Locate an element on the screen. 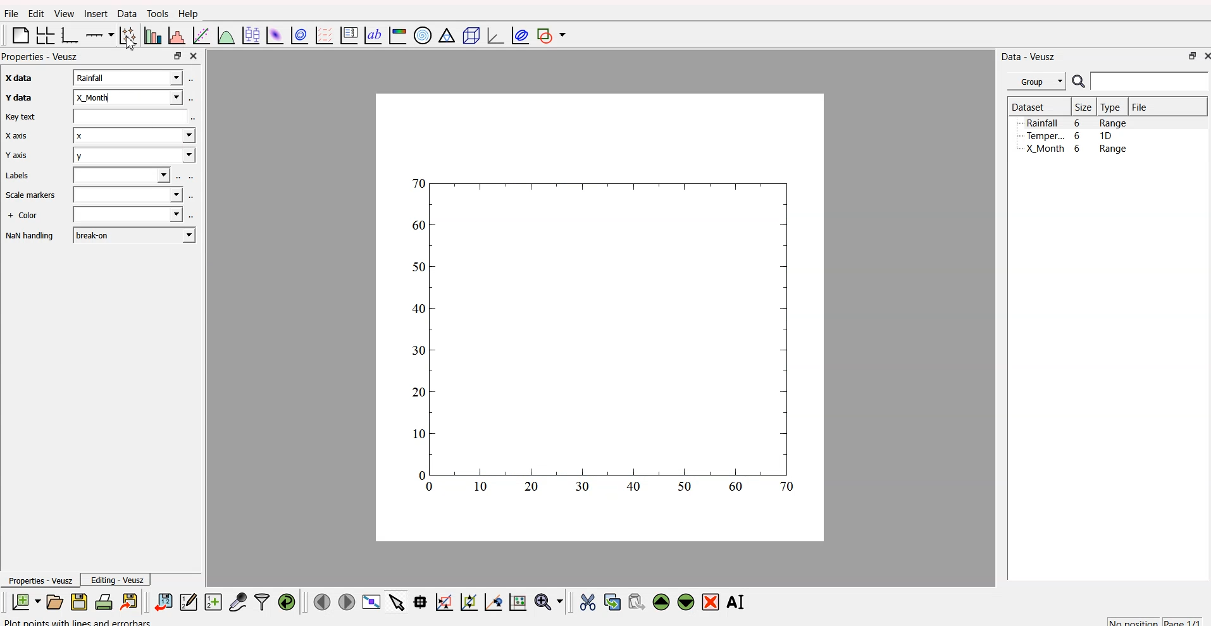  rename the selected widget is located at coordinates (738, 601).